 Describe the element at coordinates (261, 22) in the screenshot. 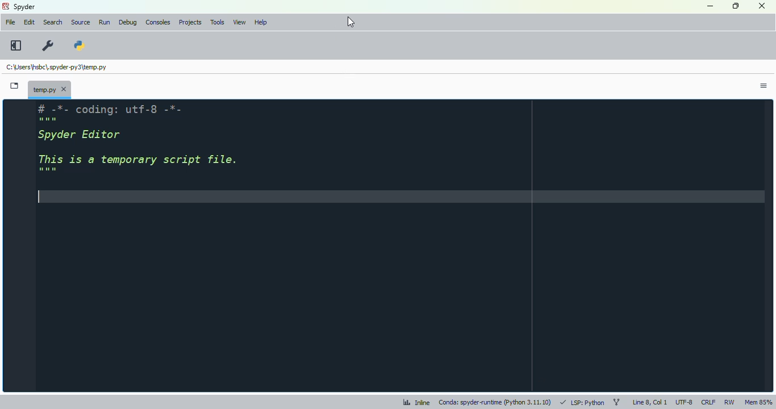

I see `help` at that location.